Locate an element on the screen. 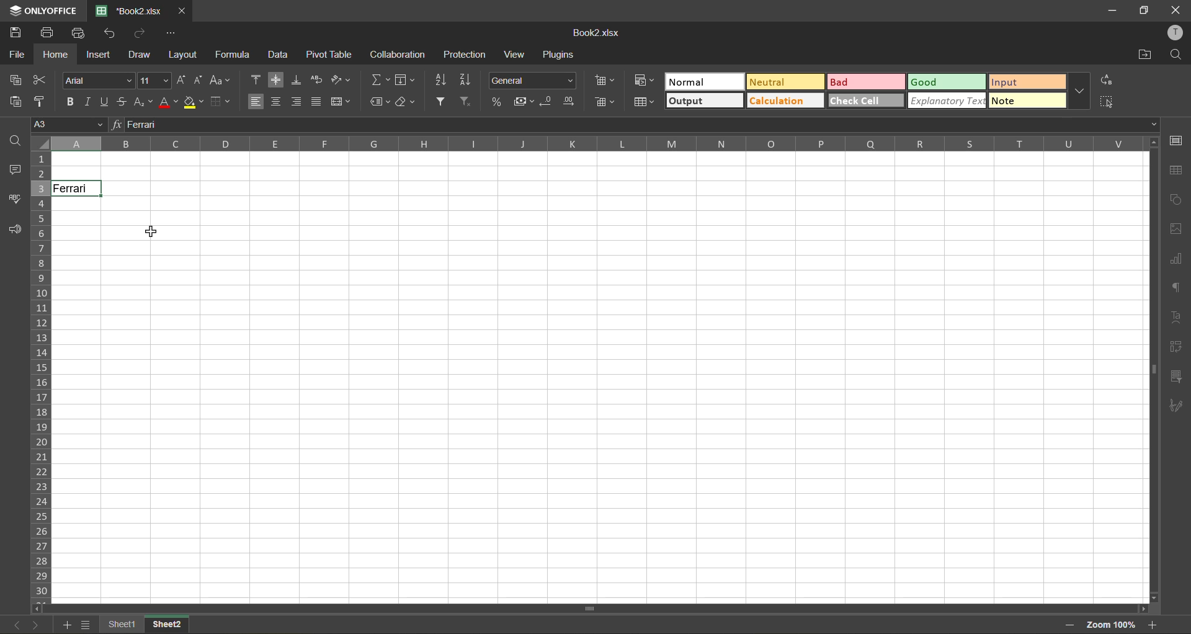 This screenshot has width=1191, height=634. calculation is located at coordinates (785, 101).